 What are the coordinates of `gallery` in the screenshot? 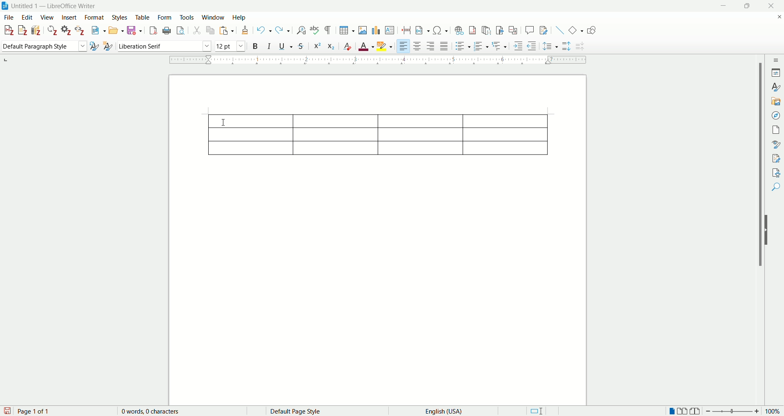 It's located at (775, 102).